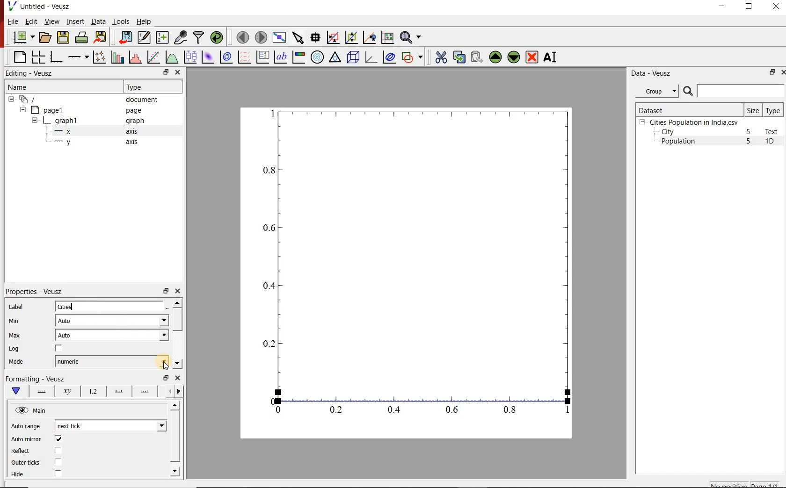  What do you see at coordinates (120, 21) in the screenshot?
I see `Tools` at bounding box center [120, 21].